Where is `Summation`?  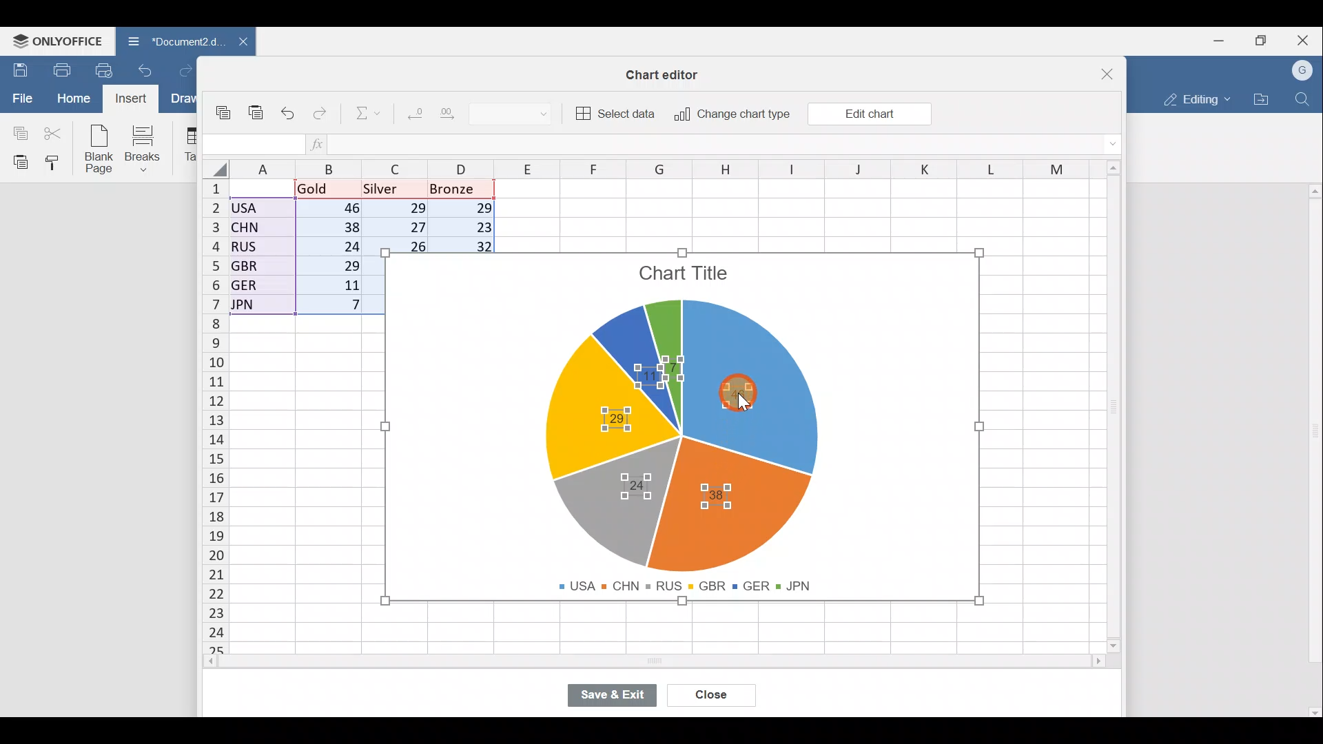 Summation is located at coordinates (369, 111).